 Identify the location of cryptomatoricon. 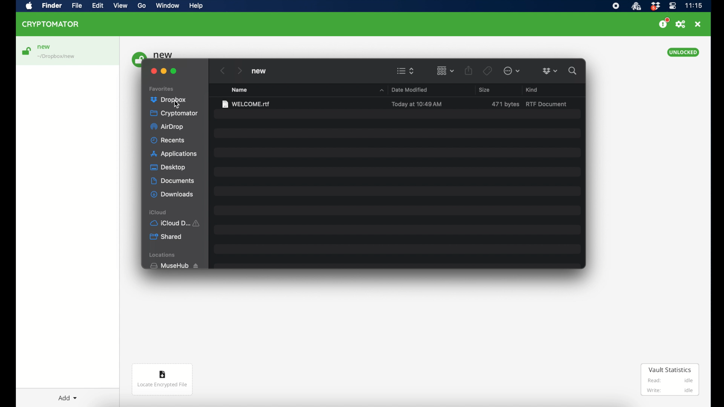
(636, 6).